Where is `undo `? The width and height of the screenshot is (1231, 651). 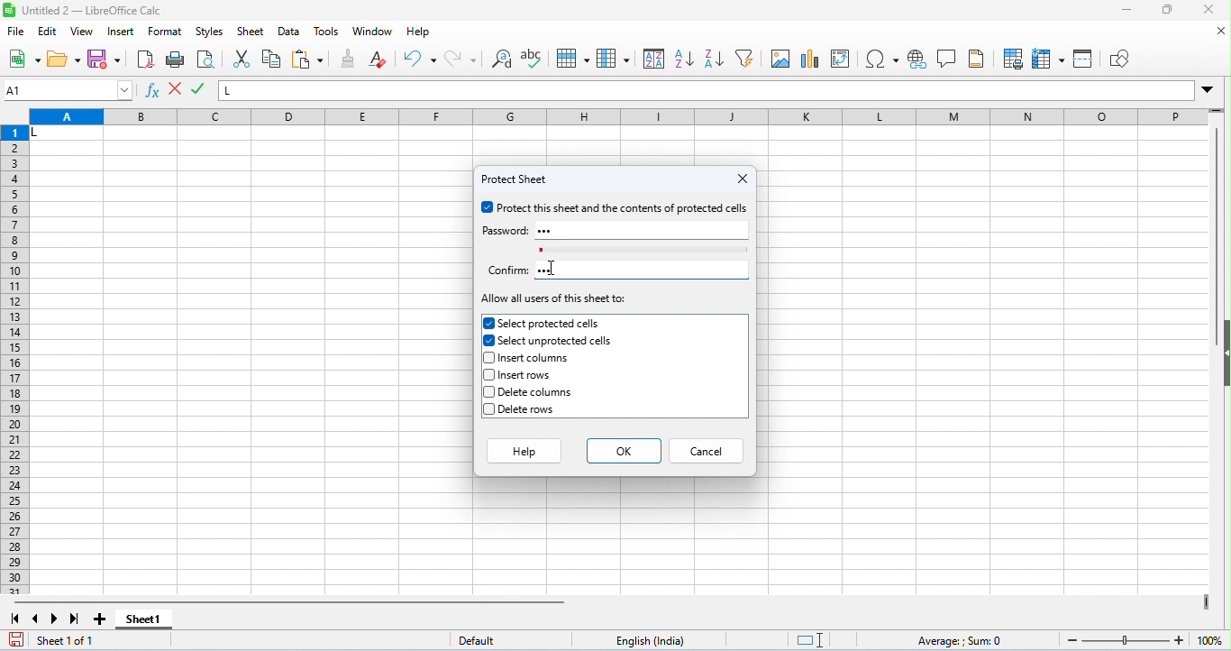 undo  is located at coordinates (420, 59).